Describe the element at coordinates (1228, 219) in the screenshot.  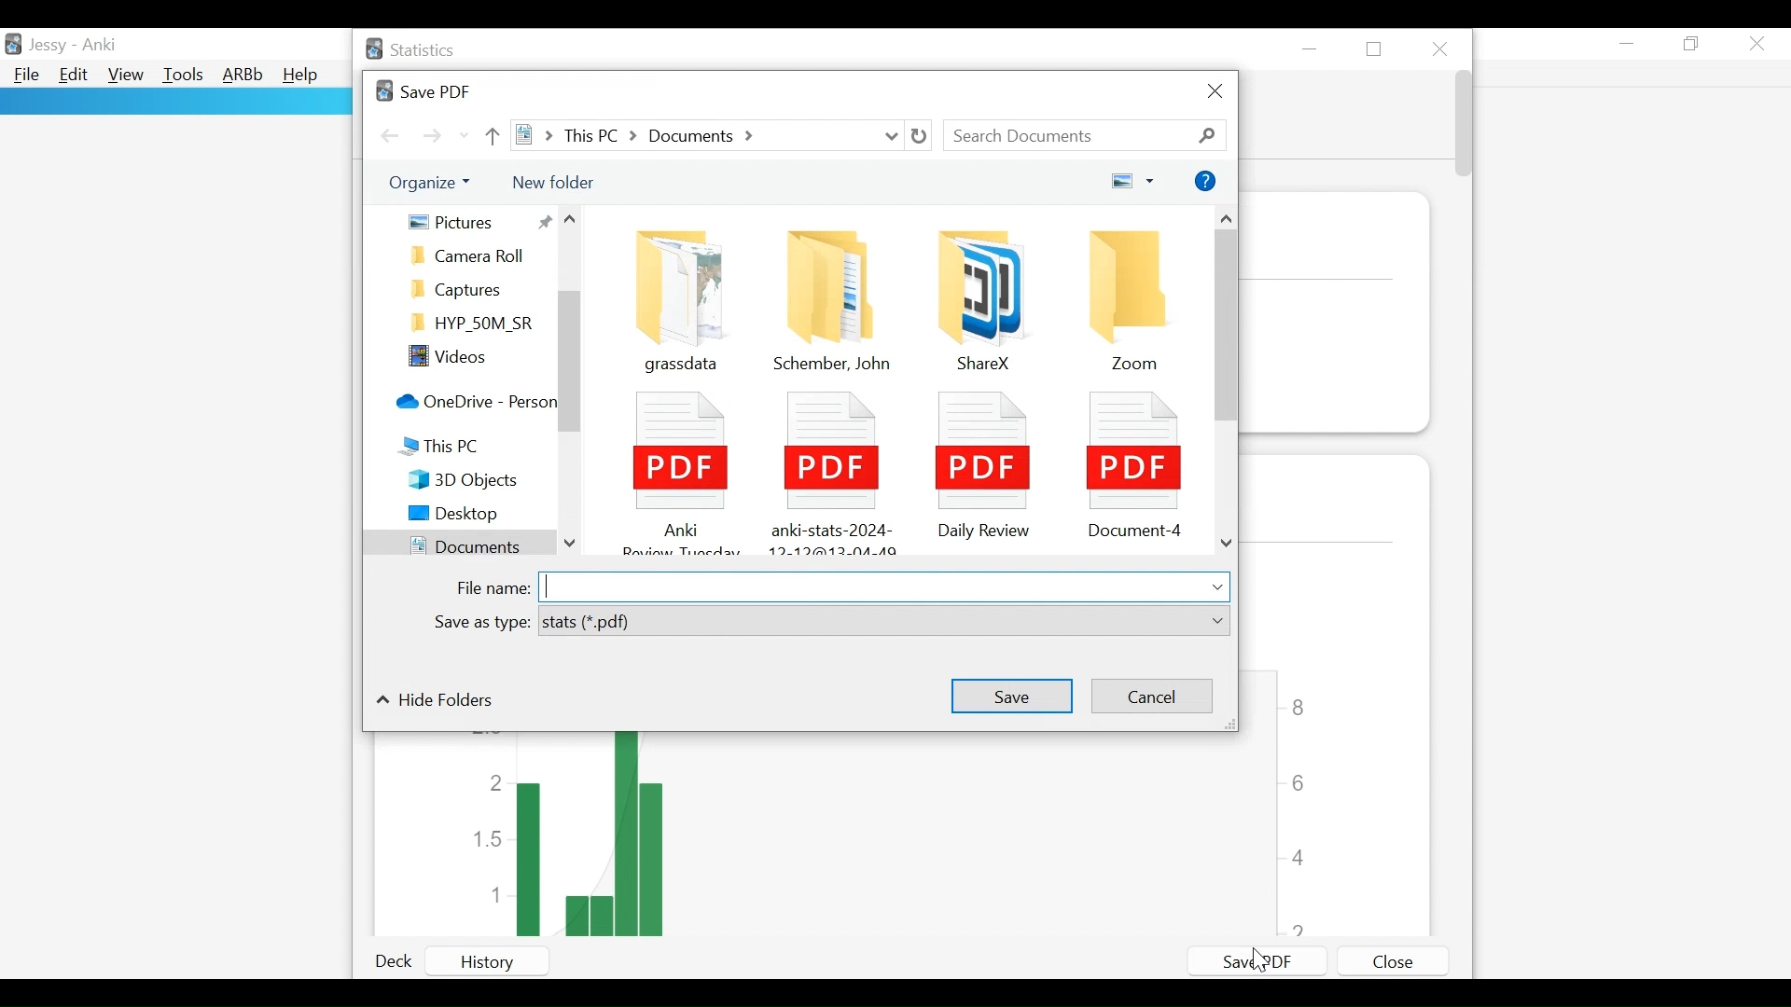
I see `Scroll up` at that location.